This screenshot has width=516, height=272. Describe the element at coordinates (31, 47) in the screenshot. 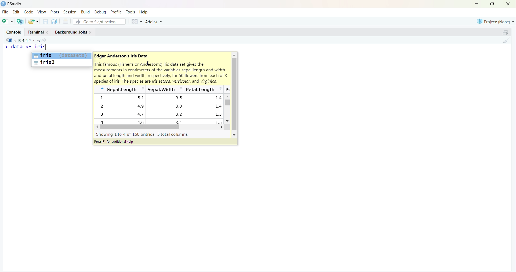

I see `data <- iris` at that location.